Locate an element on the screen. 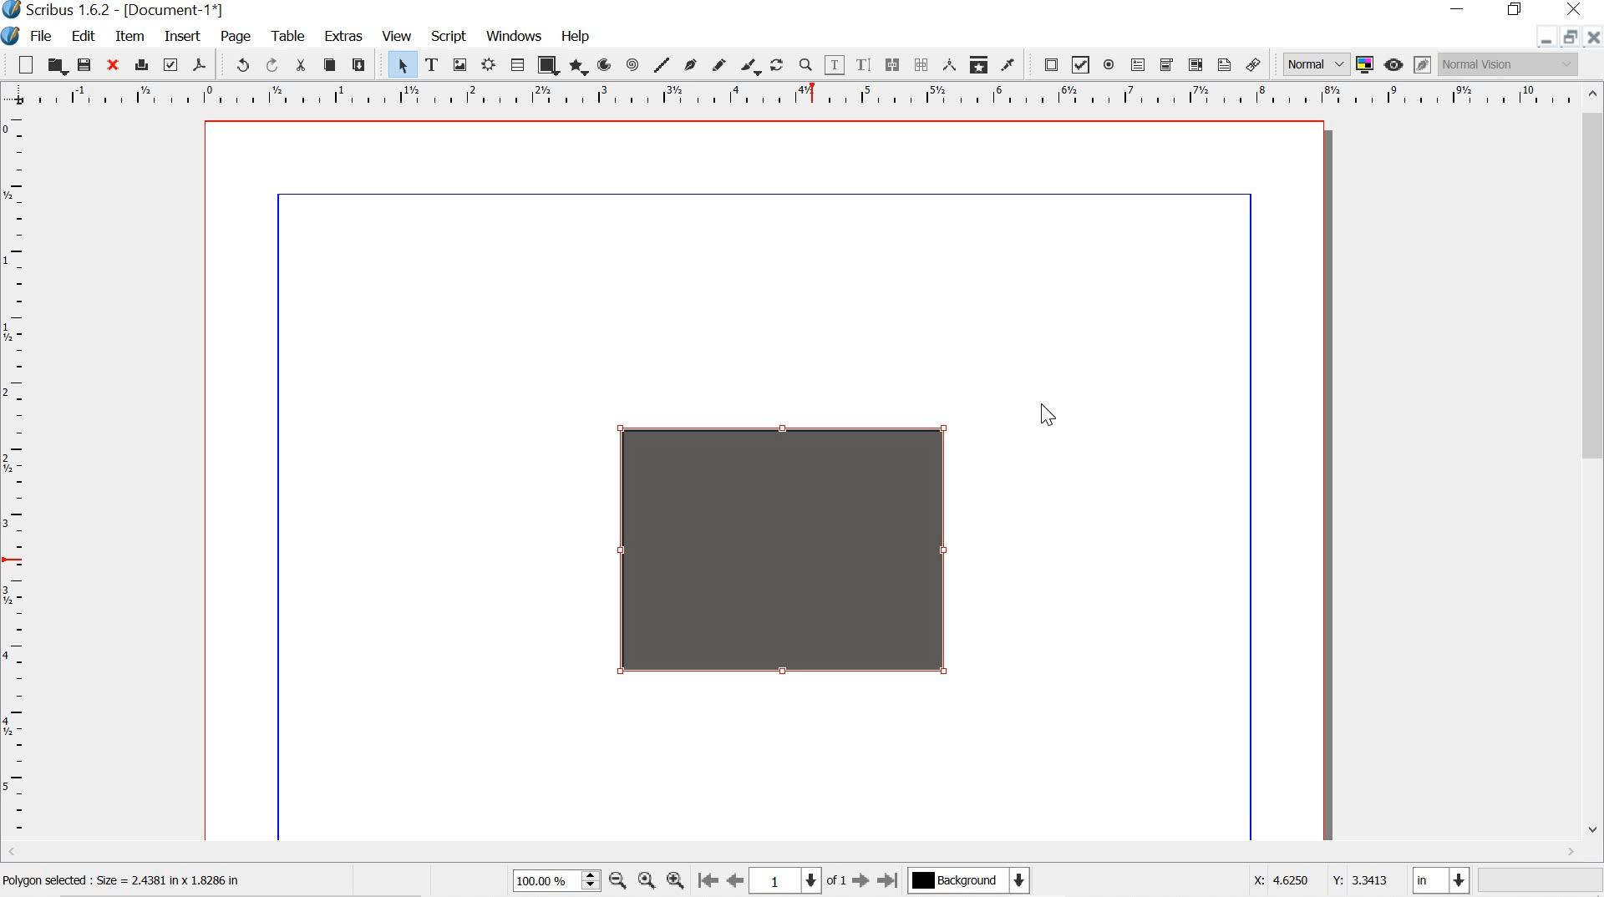  restore down is located at coordinates (1568, 37).